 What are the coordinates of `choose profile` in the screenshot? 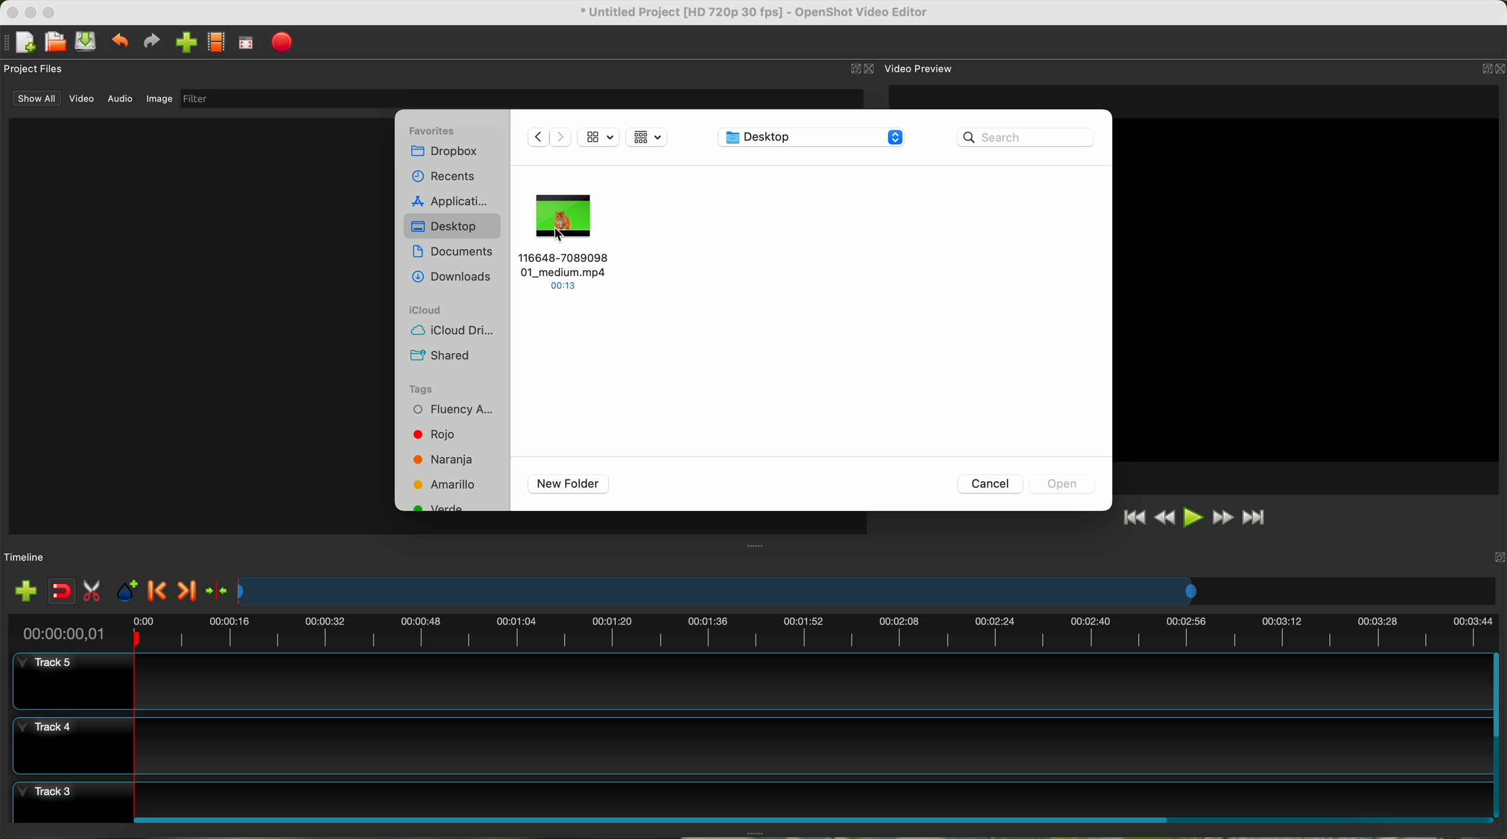 It's located at (216, 43).